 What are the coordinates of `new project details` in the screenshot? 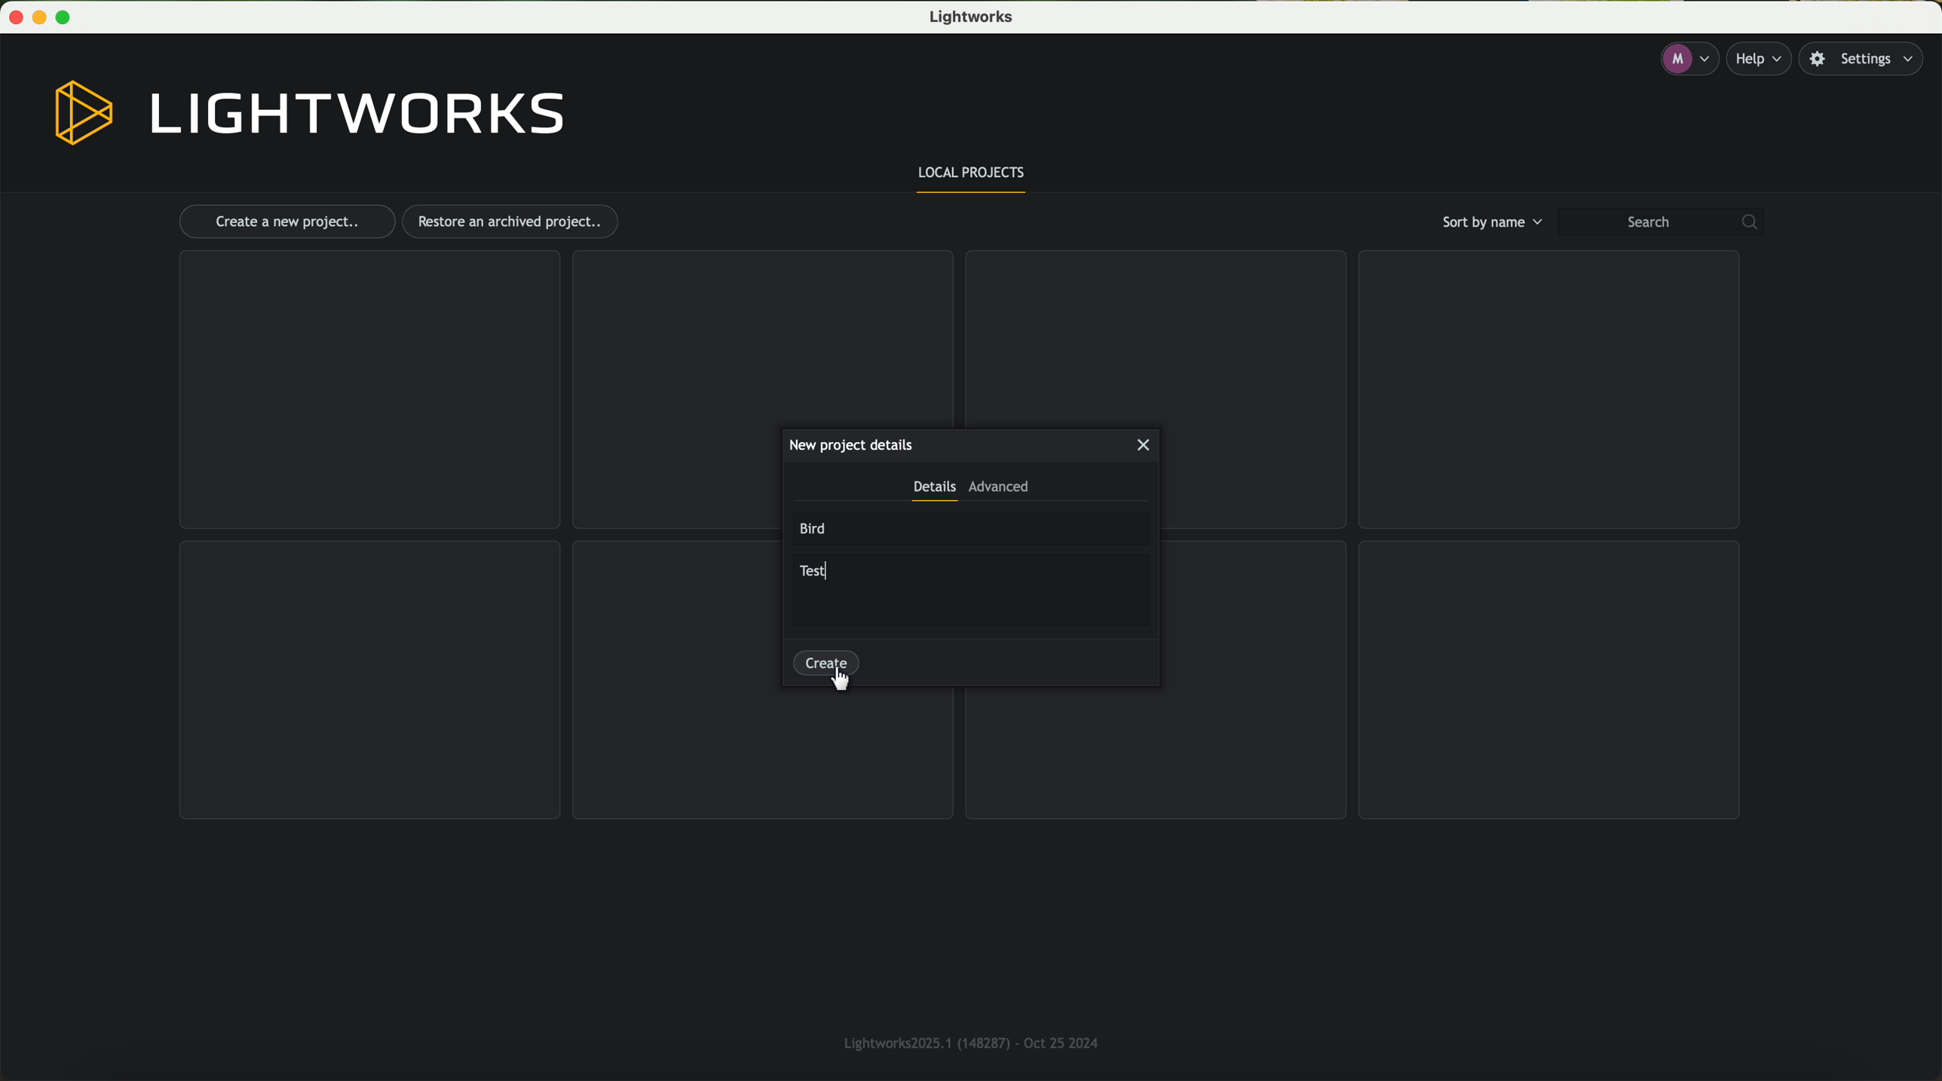 It's located at (850, 444).